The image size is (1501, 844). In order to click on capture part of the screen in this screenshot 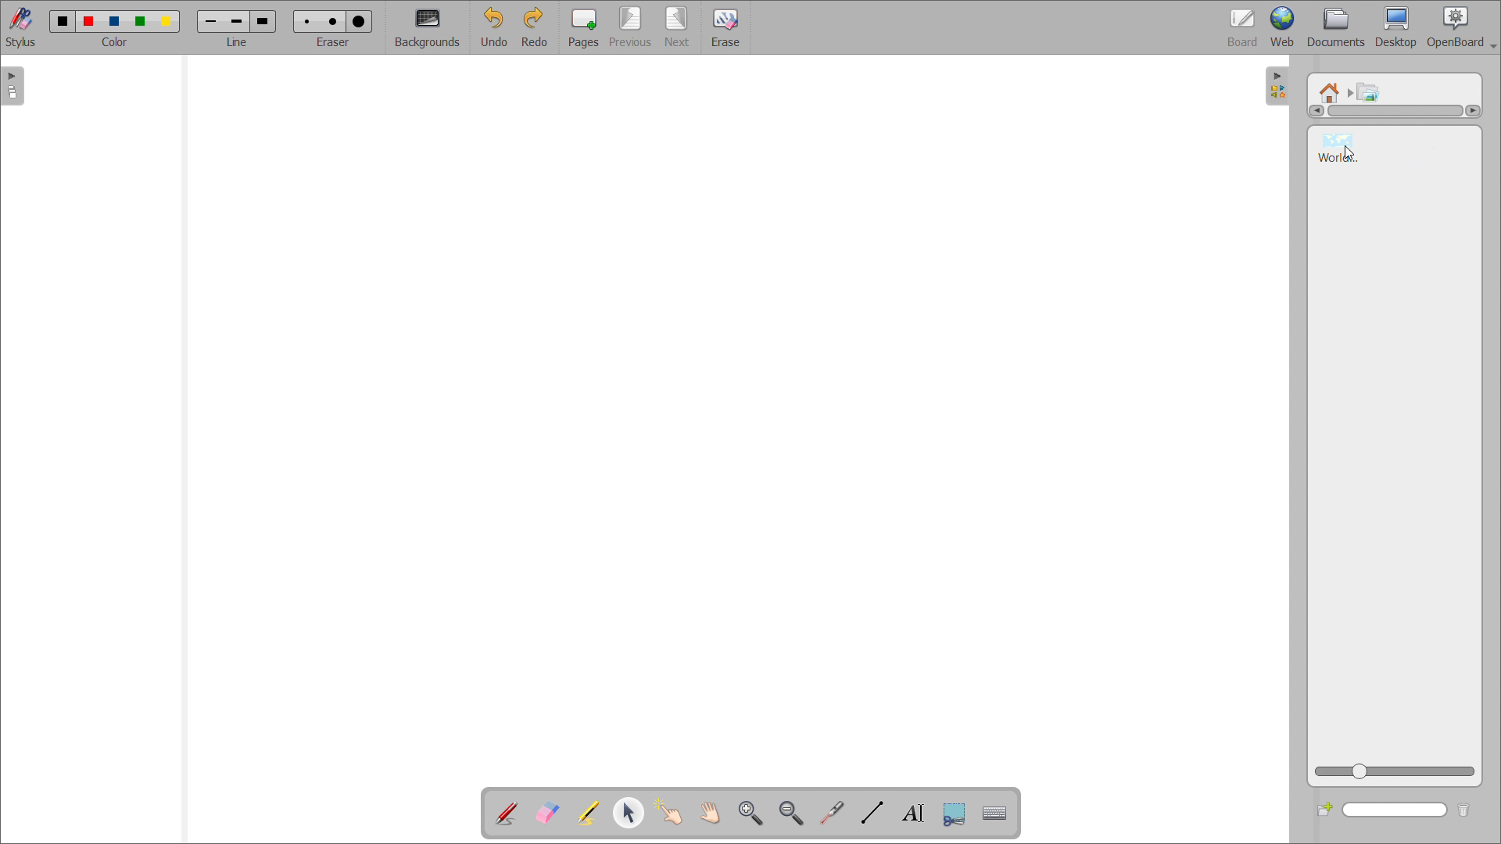, I will do `click(955, 813)`.